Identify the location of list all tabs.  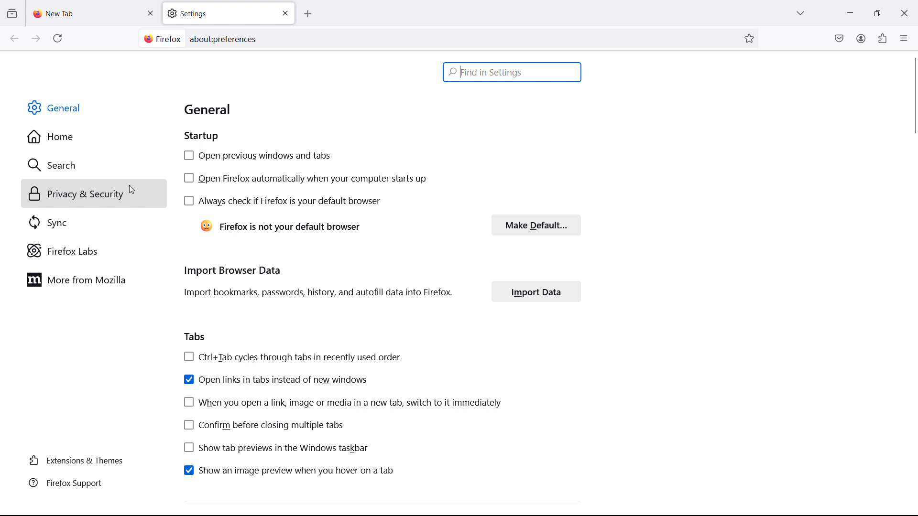
(800, 12).